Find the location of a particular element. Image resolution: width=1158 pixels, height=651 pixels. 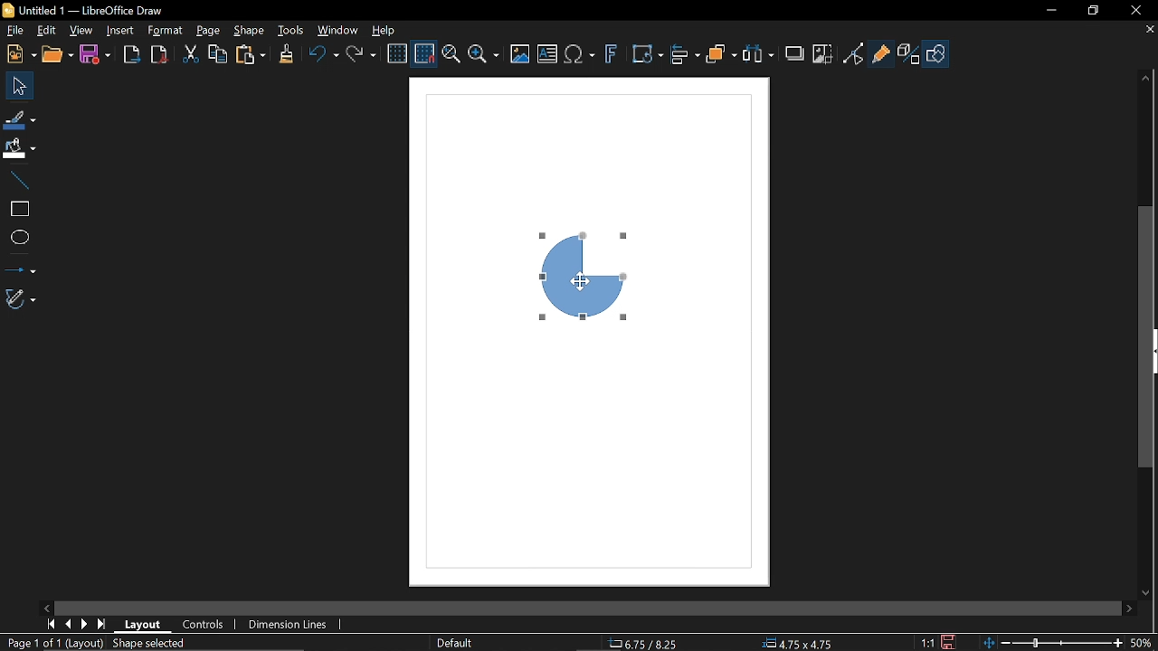

Next page is located at coordinates (85, 625).